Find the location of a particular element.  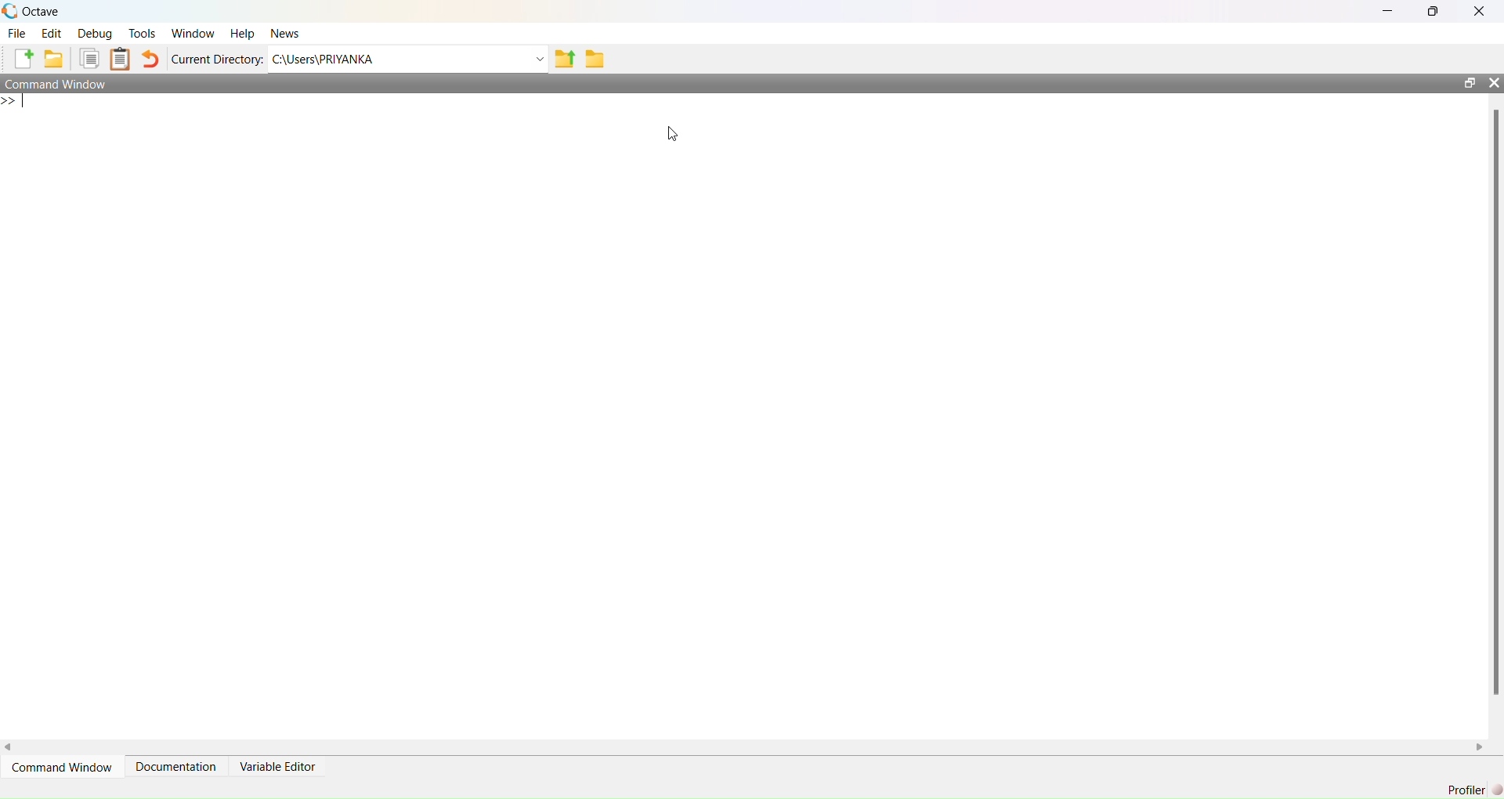

Profiler is located at coordinates (1474, 790).